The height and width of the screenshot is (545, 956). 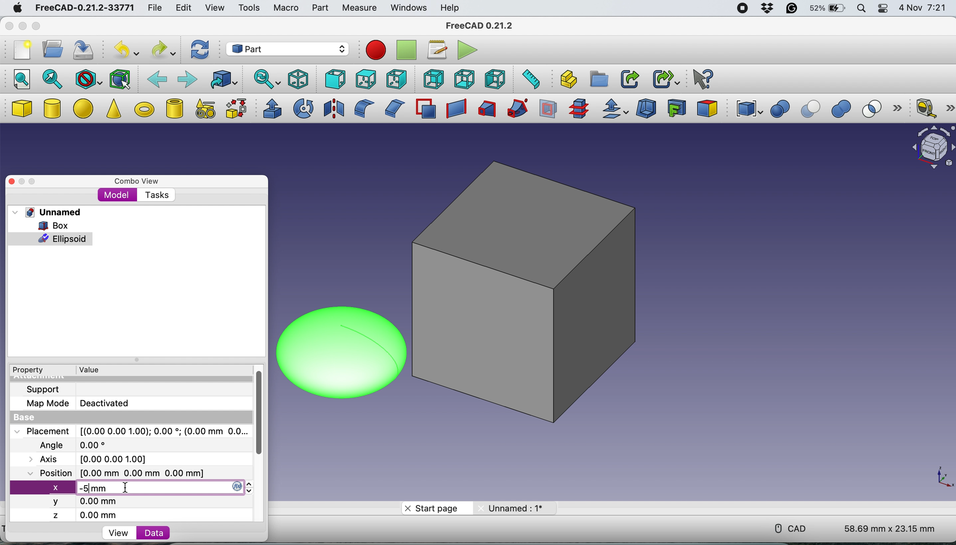 I want to click on combo view, so click(x=134, y=179).